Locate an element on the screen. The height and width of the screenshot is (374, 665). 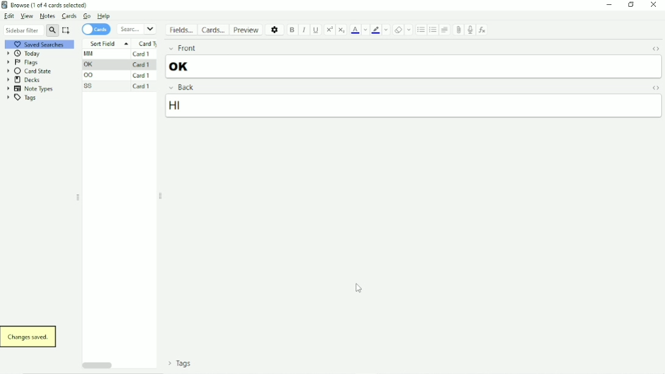
Unordered list is located at coordinates (421, 30).